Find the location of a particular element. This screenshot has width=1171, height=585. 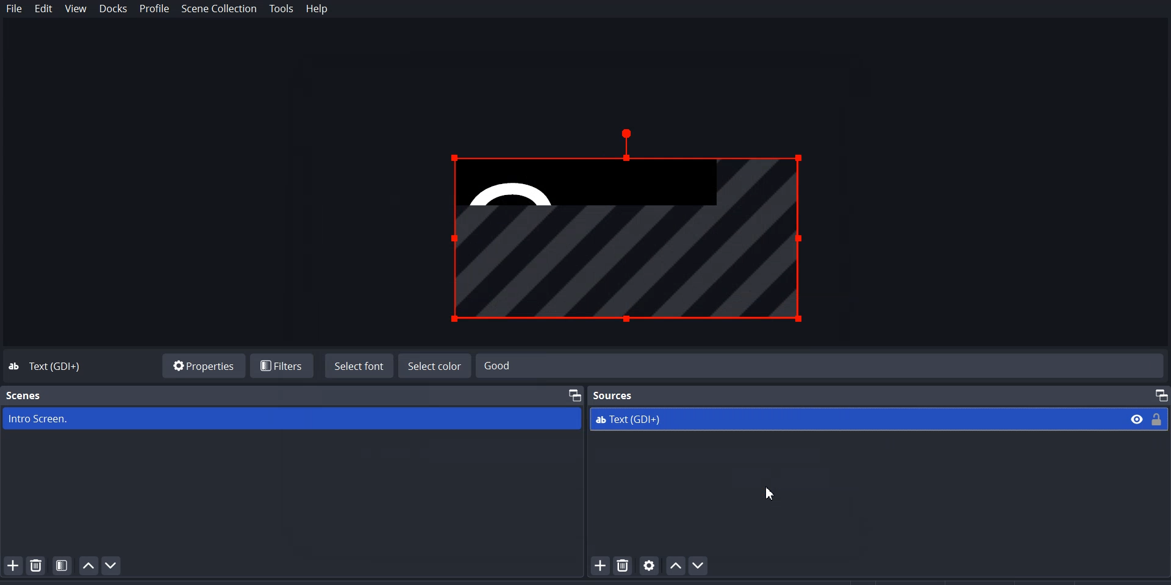

Remove Selected Scene is located at coordinates (37, 565).